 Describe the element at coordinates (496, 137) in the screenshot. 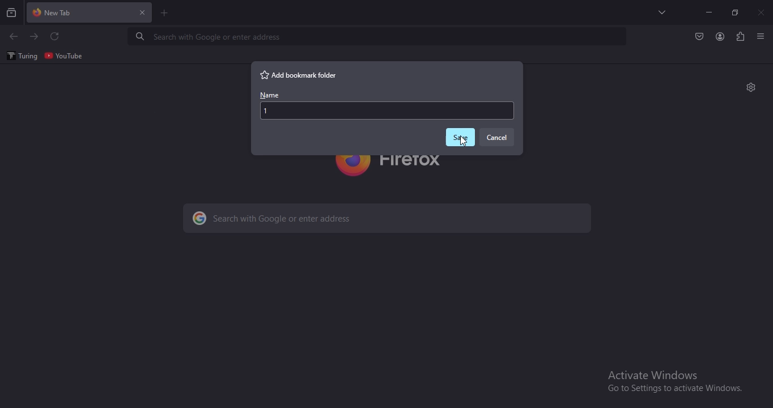

I see `cancel` at that location.